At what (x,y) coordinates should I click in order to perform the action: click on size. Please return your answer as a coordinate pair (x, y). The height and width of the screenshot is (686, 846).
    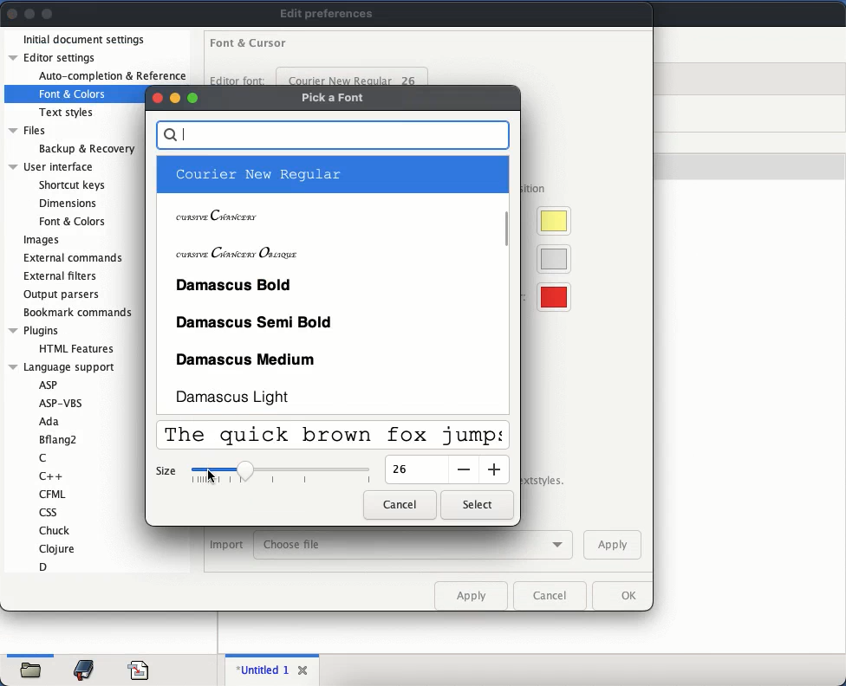
    Looking at the image, I should click on (168, 472).